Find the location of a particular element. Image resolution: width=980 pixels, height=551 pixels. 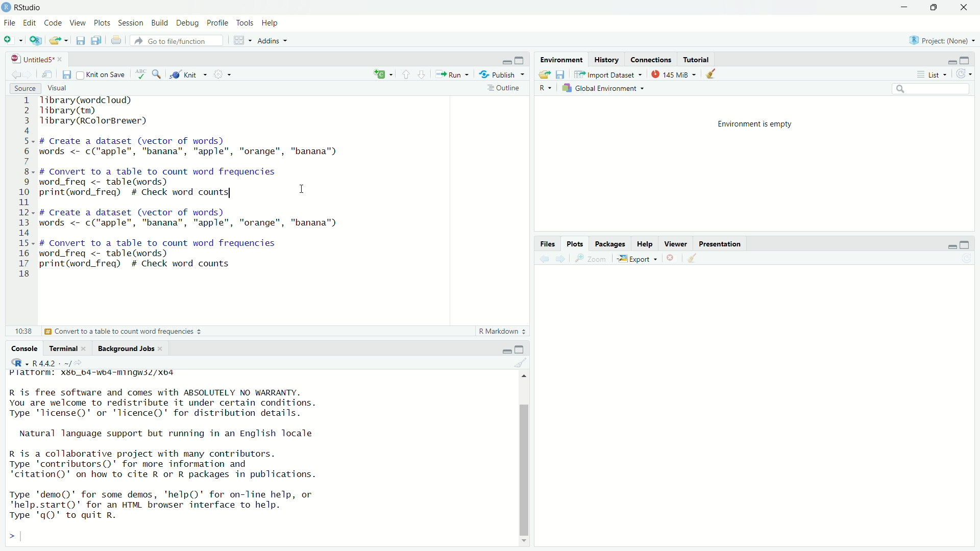

Tutorial is located at coordinates (697, 59).